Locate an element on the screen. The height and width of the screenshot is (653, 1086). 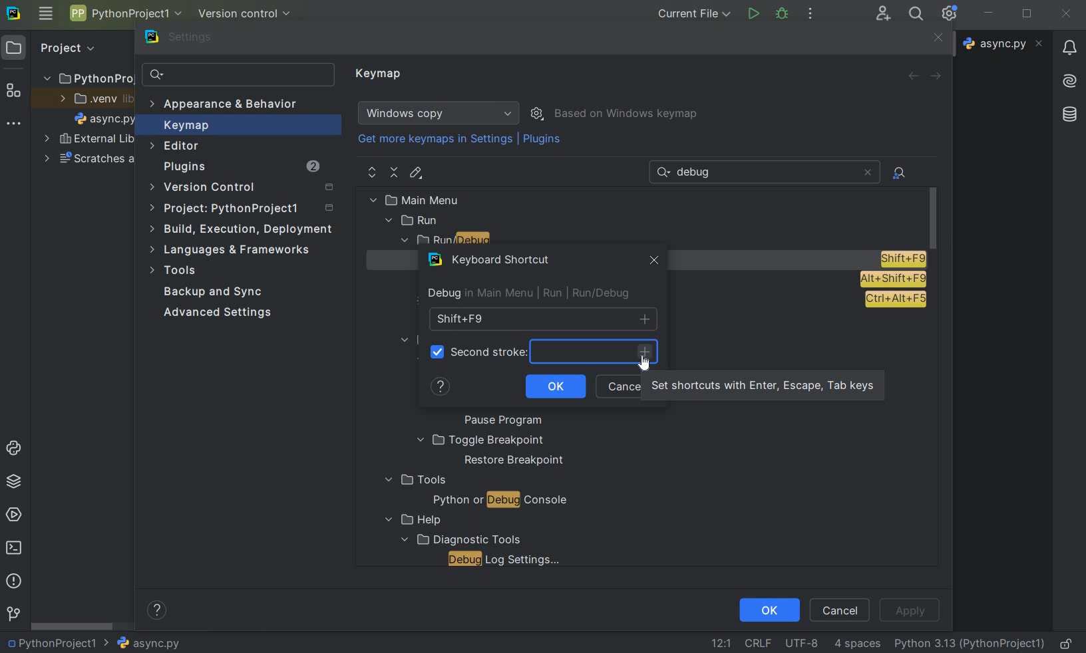
backup and sync is located at coordinates (214, 293).